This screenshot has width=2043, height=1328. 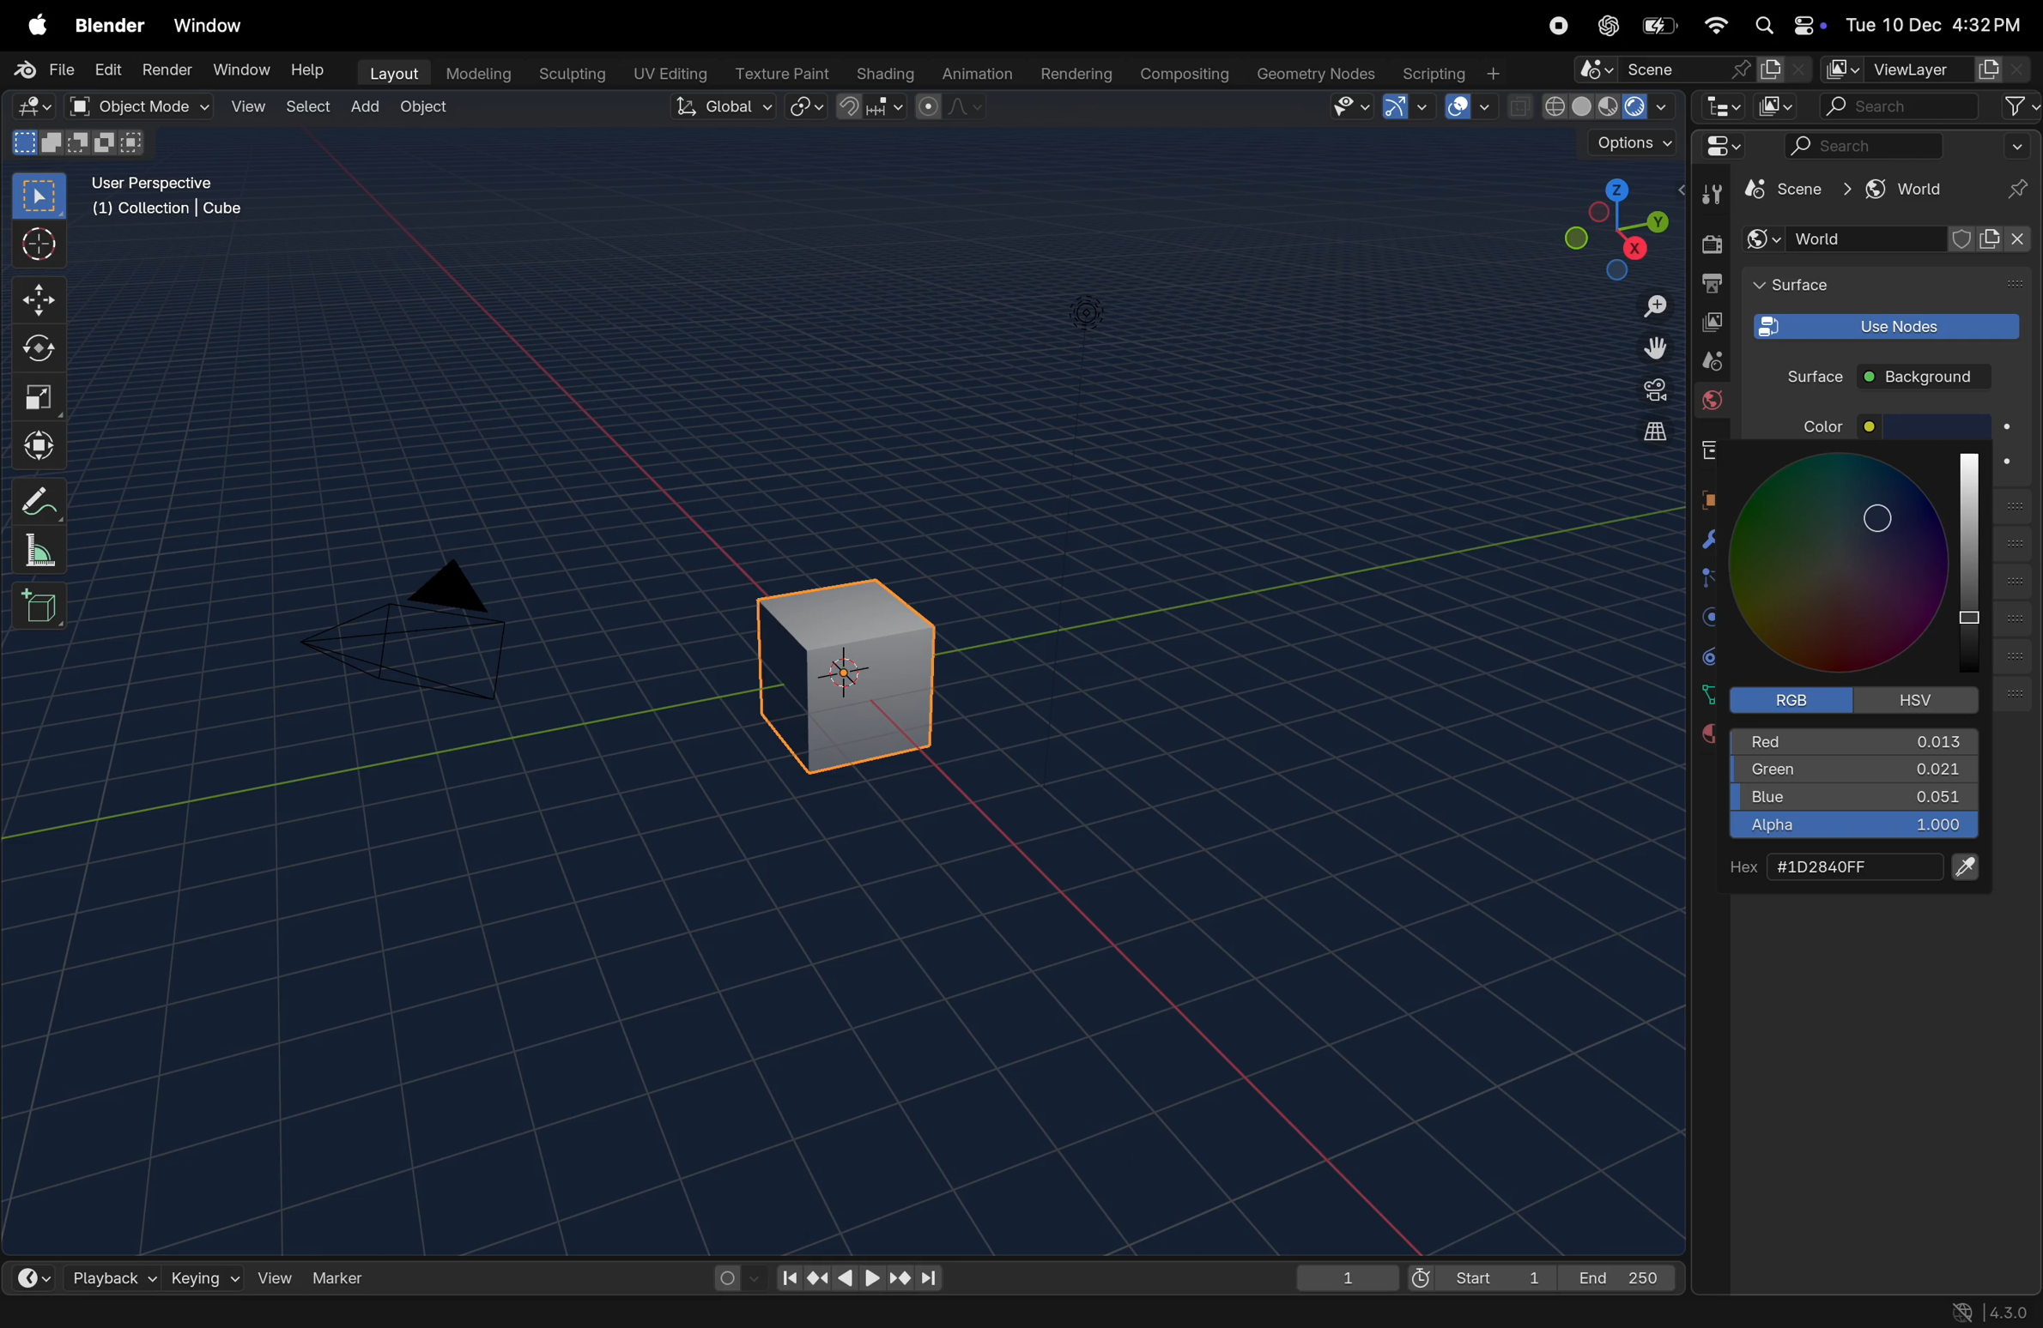 What do you see at coordinates (1482, 1273) in the screenshot?
I see `start` at bounding box center [1482, 1273].